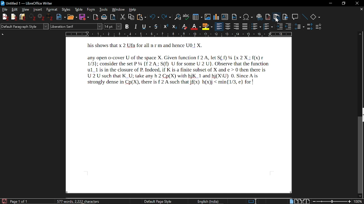  Describe the element at coordinates (208, 17) in the screenshot. I see `Insert Image` at that location.